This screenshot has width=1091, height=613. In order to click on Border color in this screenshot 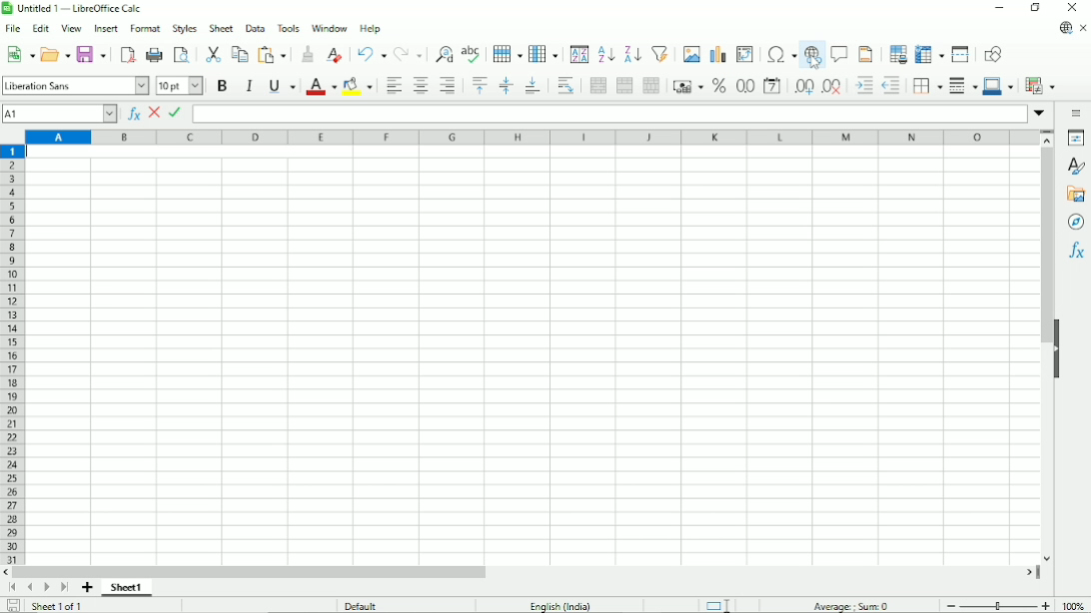, I will do `click(999, 87)`.